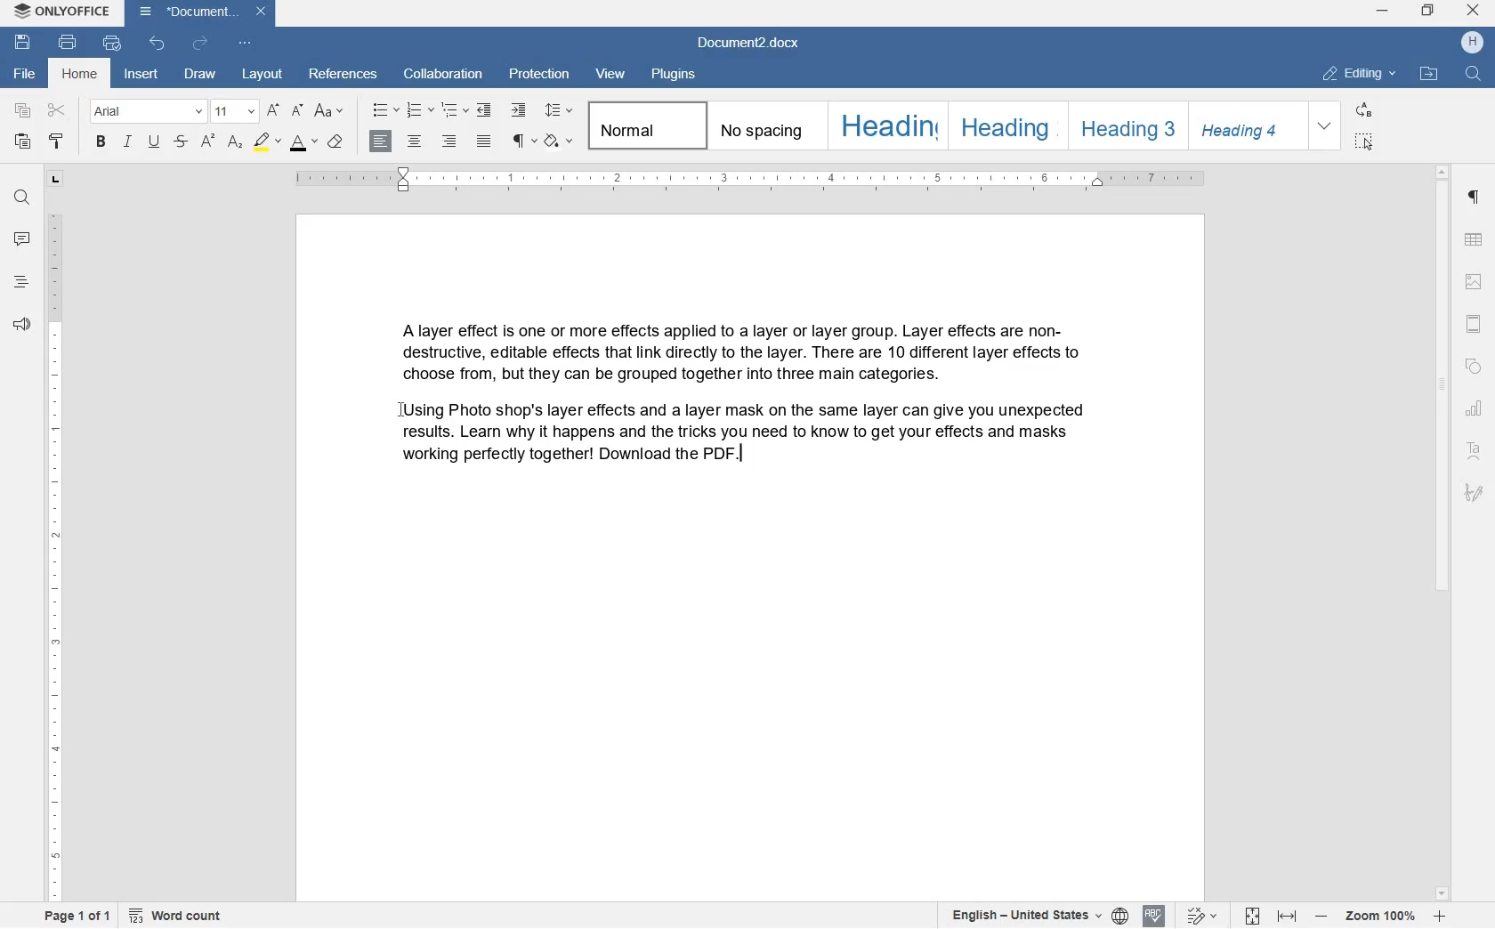 The height and width of the screenshot is (929, 1495). Describe the element at coordinates (203, 75) in the screenshot. I see `DRAW` at that location.